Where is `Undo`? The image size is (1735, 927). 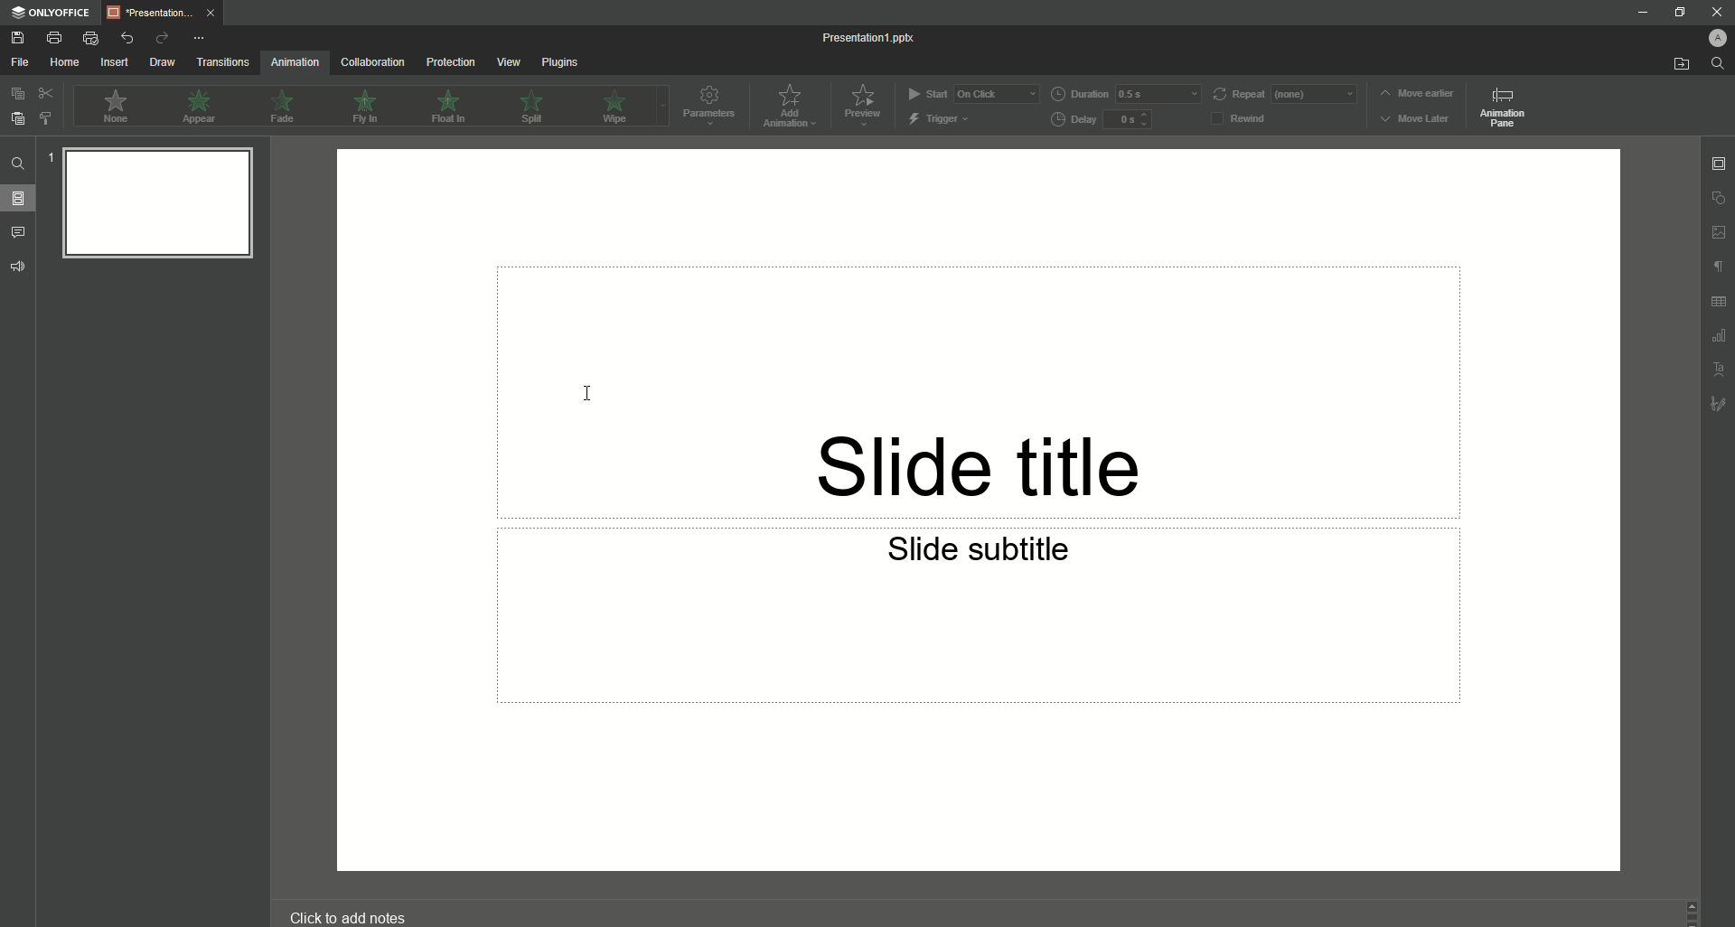
Undo is located at coordinates (122, 38).